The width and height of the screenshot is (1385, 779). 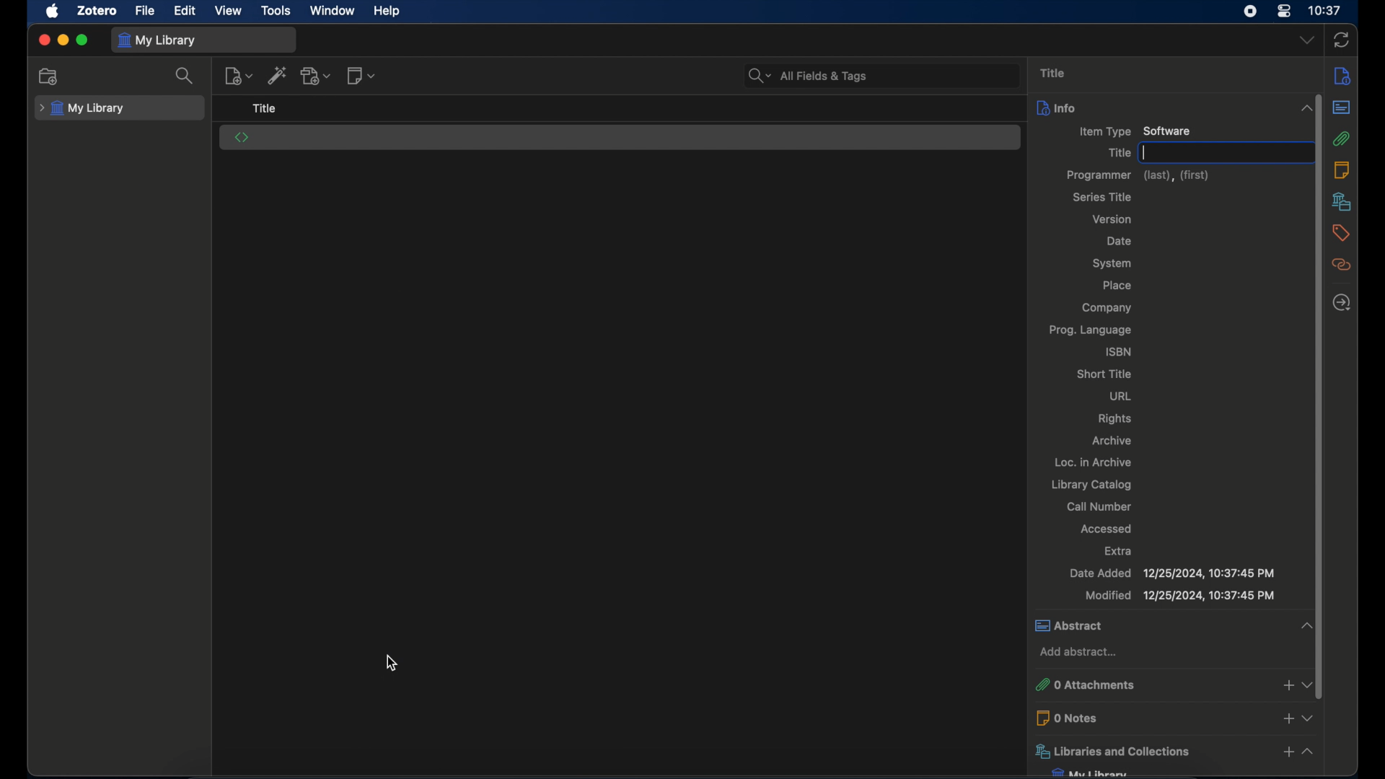 I want to click on programmer, so click(x=1139, y=175).